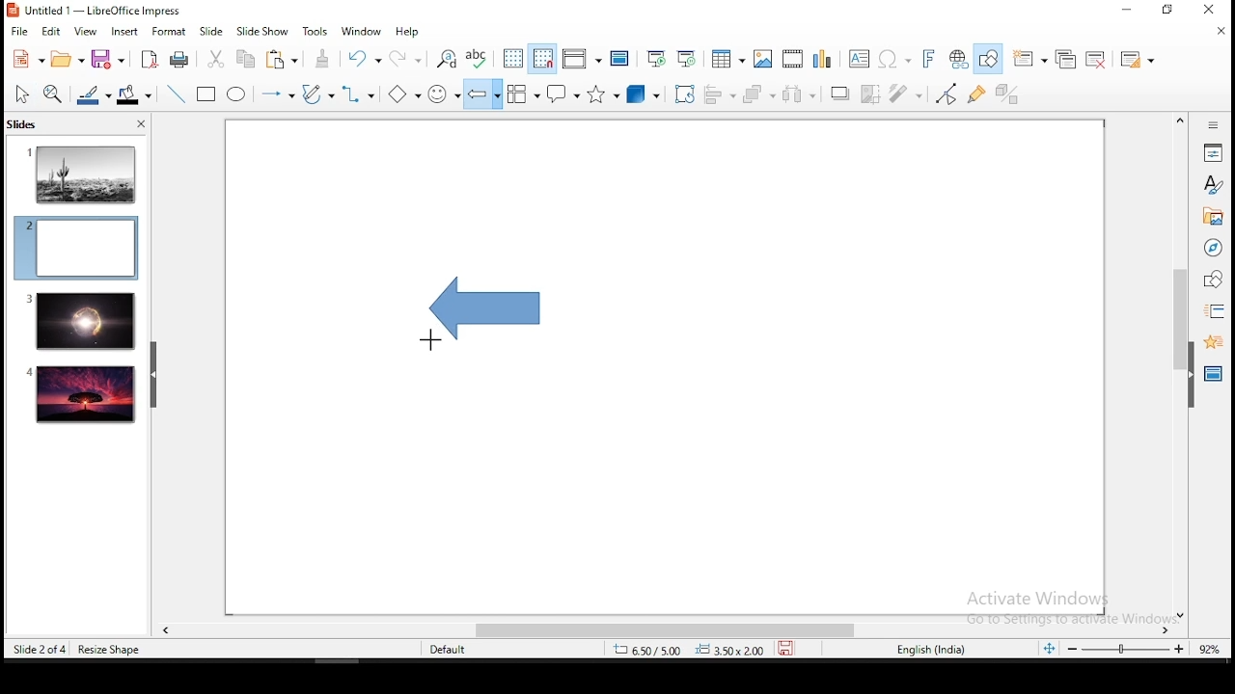 The width and height of the screenshot is (1235, 694). I want to click on copy, so click(243, 59).